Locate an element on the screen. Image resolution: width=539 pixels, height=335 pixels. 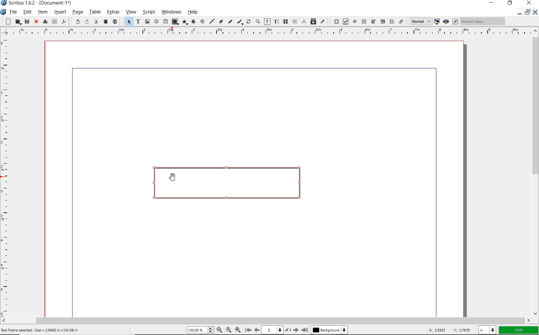
close is located at coordinates (35, 22).